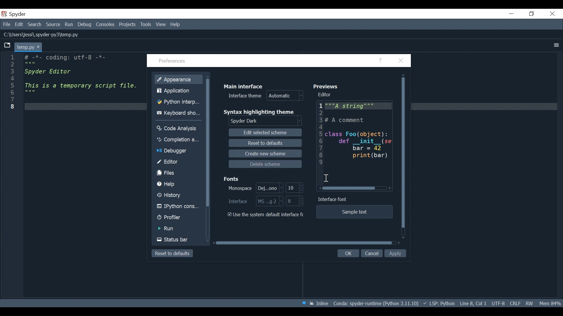  Describe the element at coordinates (349, 188) in the screenshot. I see `Horizontal Scroll bar` at that location.